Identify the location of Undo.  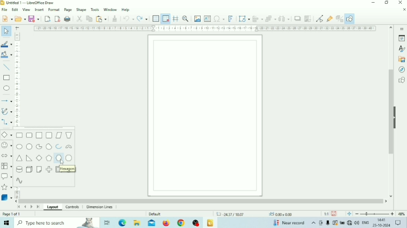
(129, 19).